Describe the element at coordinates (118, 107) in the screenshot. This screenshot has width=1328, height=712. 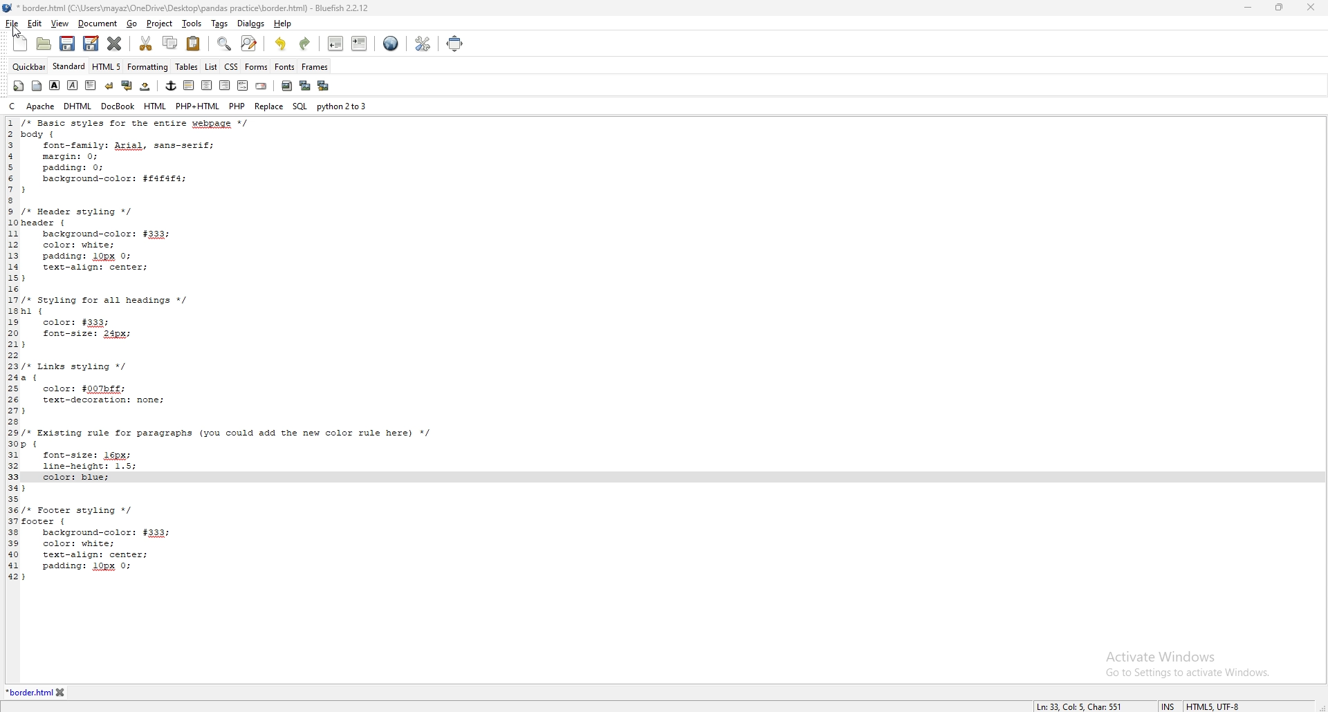
I see `docbook` at that location.